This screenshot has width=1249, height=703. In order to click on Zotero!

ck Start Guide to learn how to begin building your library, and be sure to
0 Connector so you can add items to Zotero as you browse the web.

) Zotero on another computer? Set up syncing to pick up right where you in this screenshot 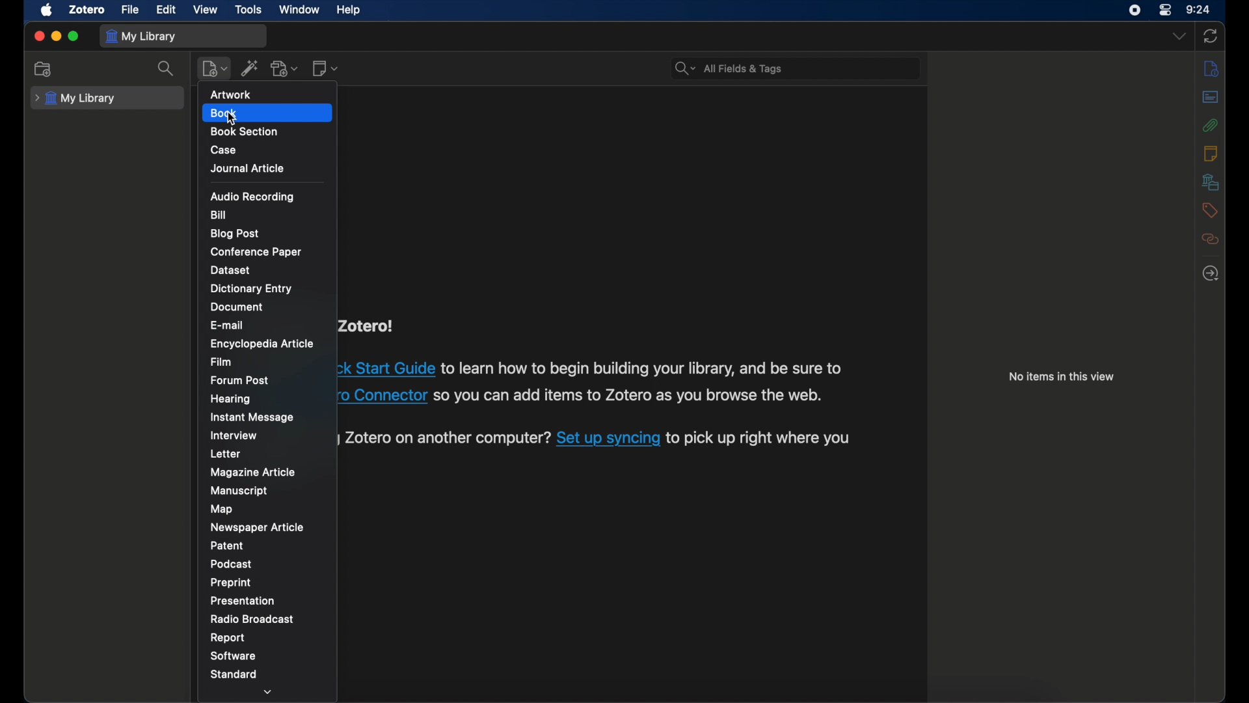, I will do `click(600, 379)`.